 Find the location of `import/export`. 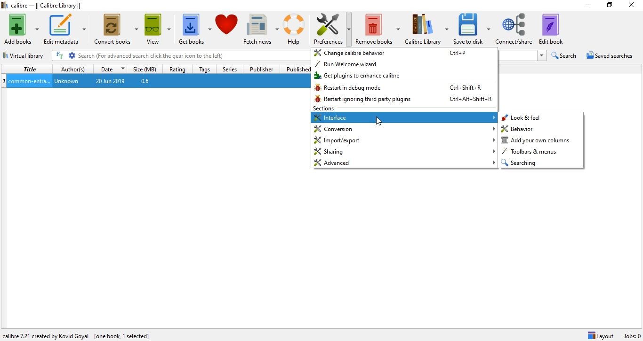

import/export is located at coordinates (404, 140).